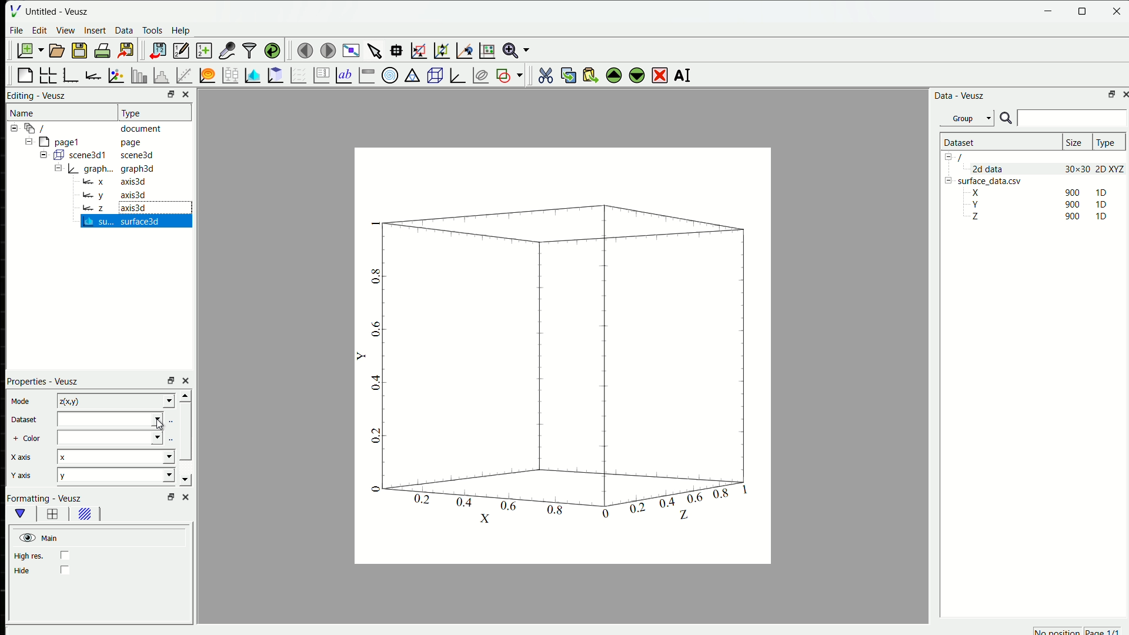  What do you see at coordinates (31, 50) in the screenshot?
I see `new document` at bounding box center [31, 50].